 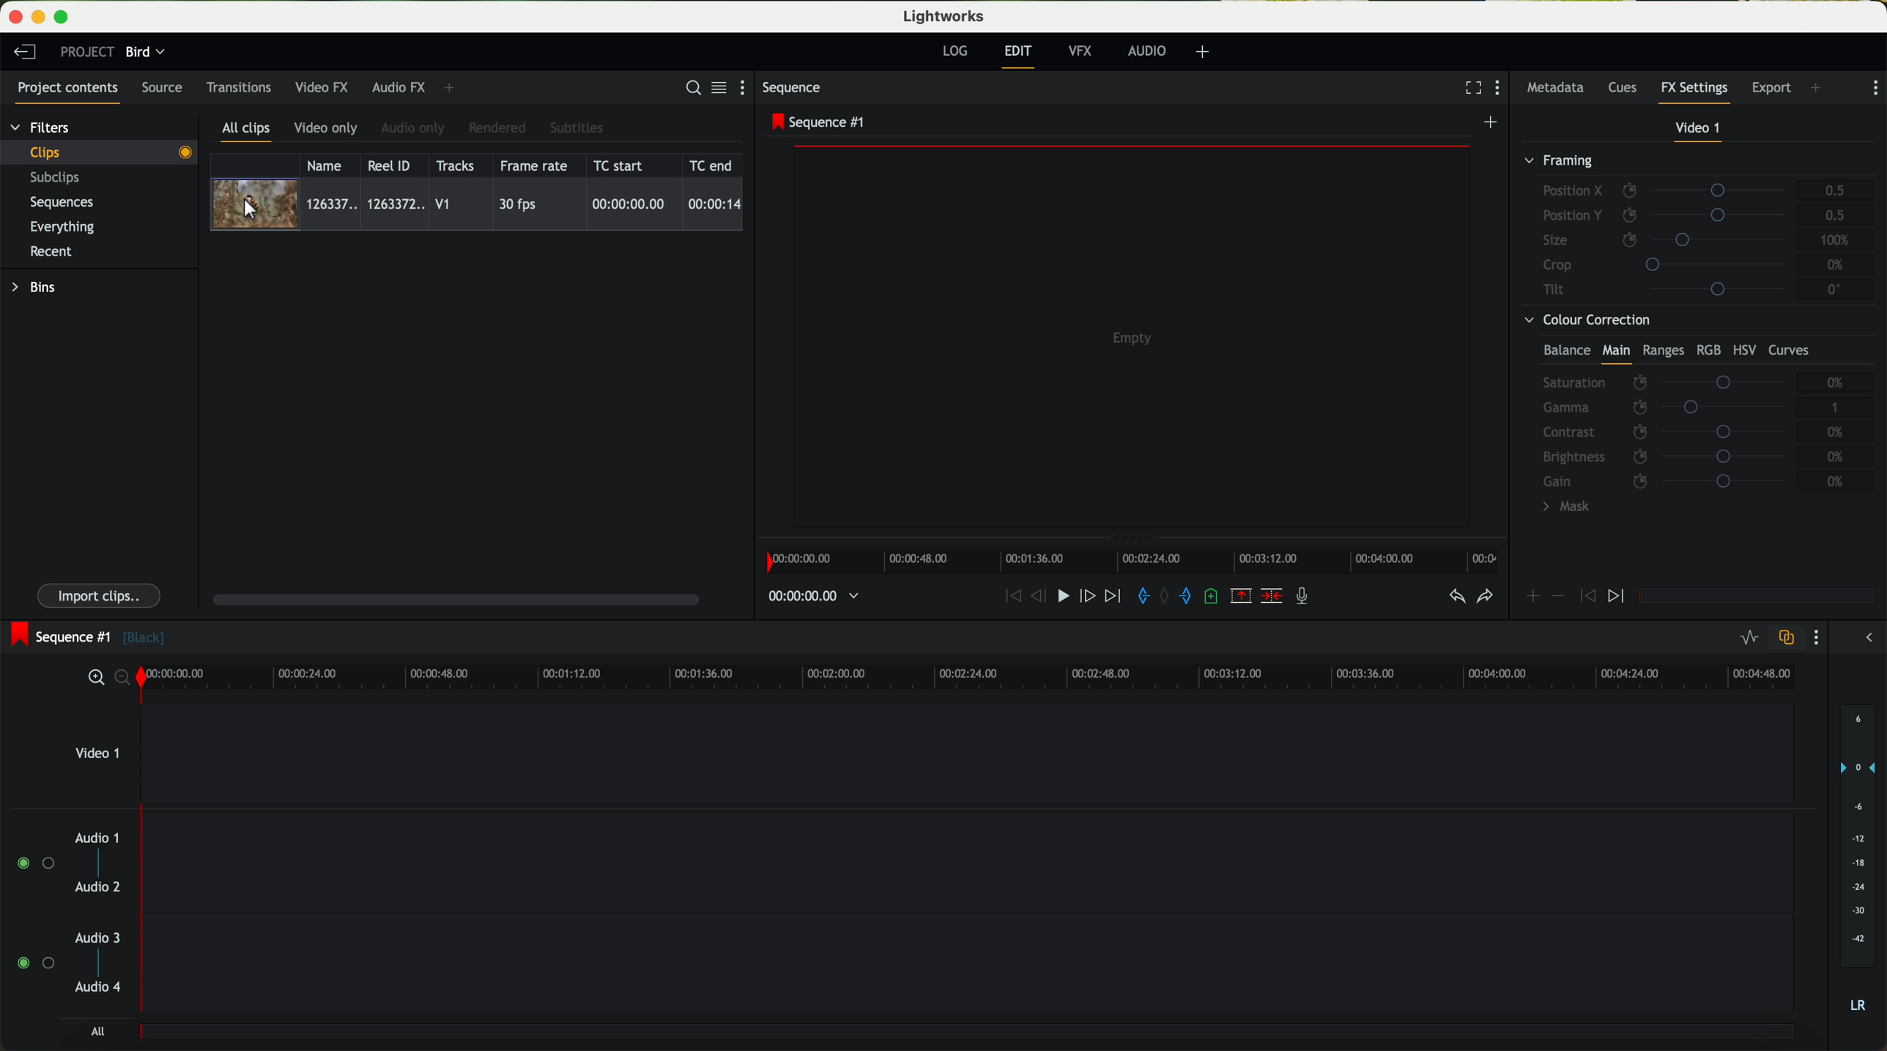 I want to click on import clips, so click(x=101, y=595).